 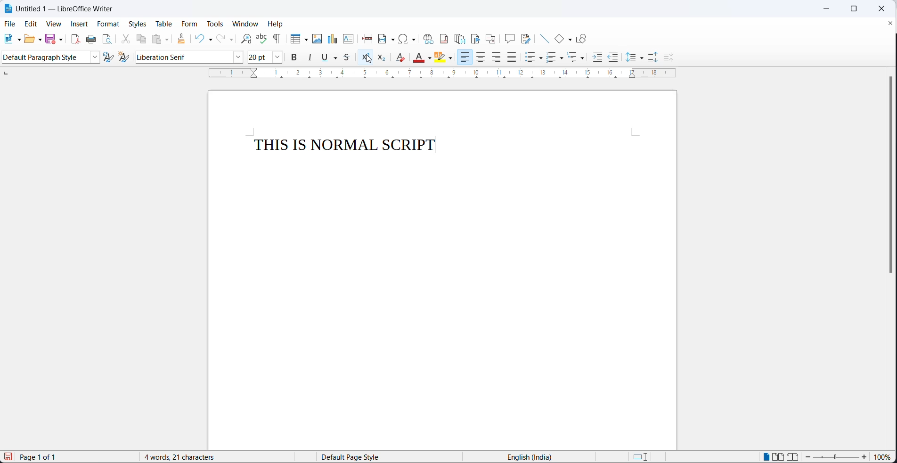 What do you see at coordinates (75, 38) in the screenshot?
I see `export as pdf` at bounding box center [75, 38].